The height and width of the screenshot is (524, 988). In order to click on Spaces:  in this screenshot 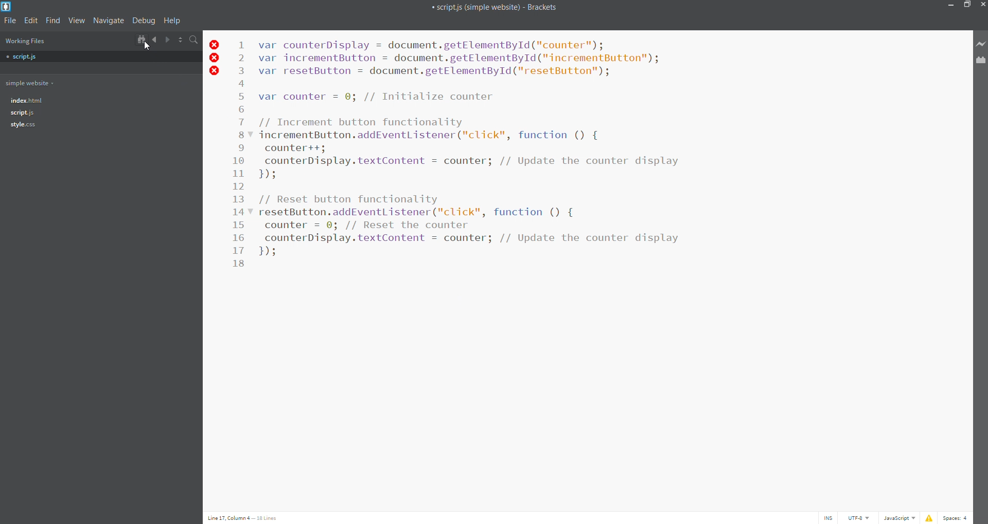, I will do `click(957, 518)`.